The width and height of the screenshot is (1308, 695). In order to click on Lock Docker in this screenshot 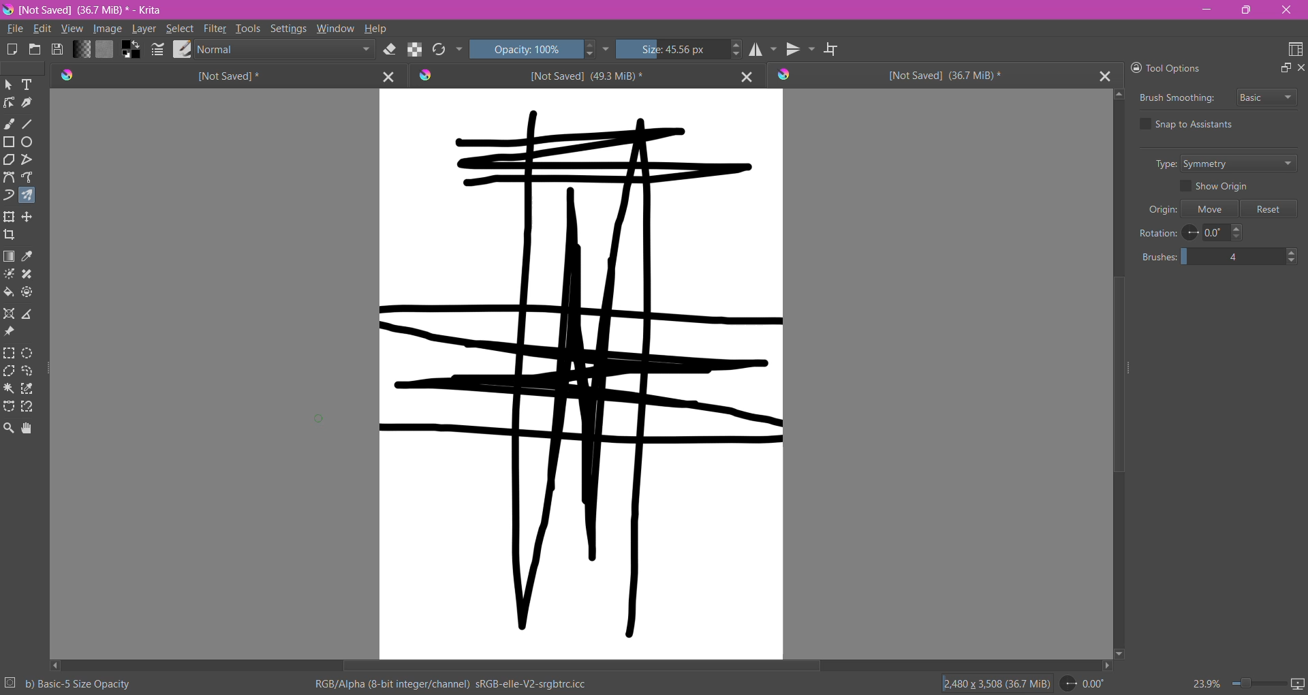, I will do `click(1132, 67)`.